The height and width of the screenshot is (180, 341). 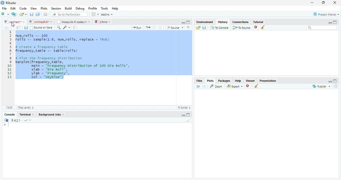 I want to click on R Script, so click(x=184, y=107).